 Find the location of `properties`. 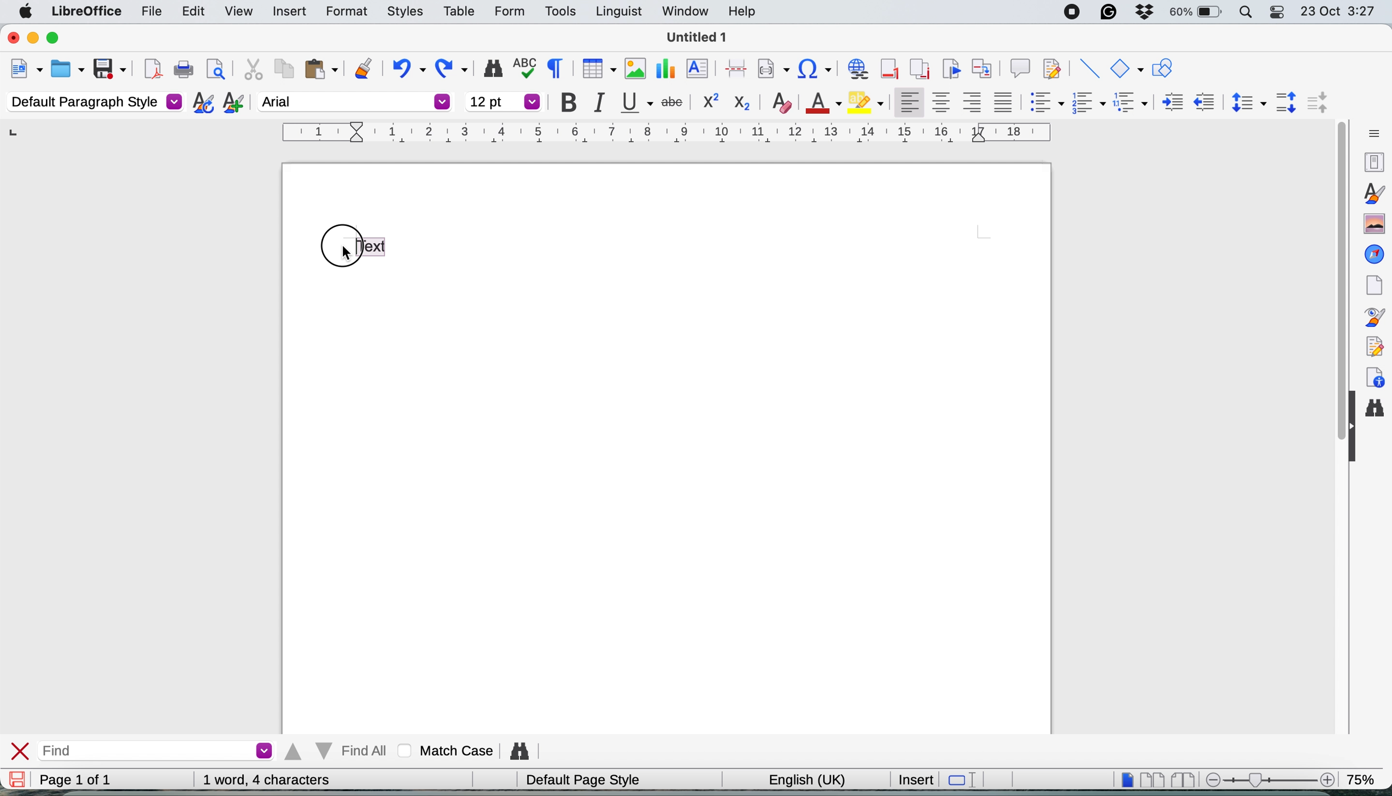

properties is located at coordinates (1373, 162).